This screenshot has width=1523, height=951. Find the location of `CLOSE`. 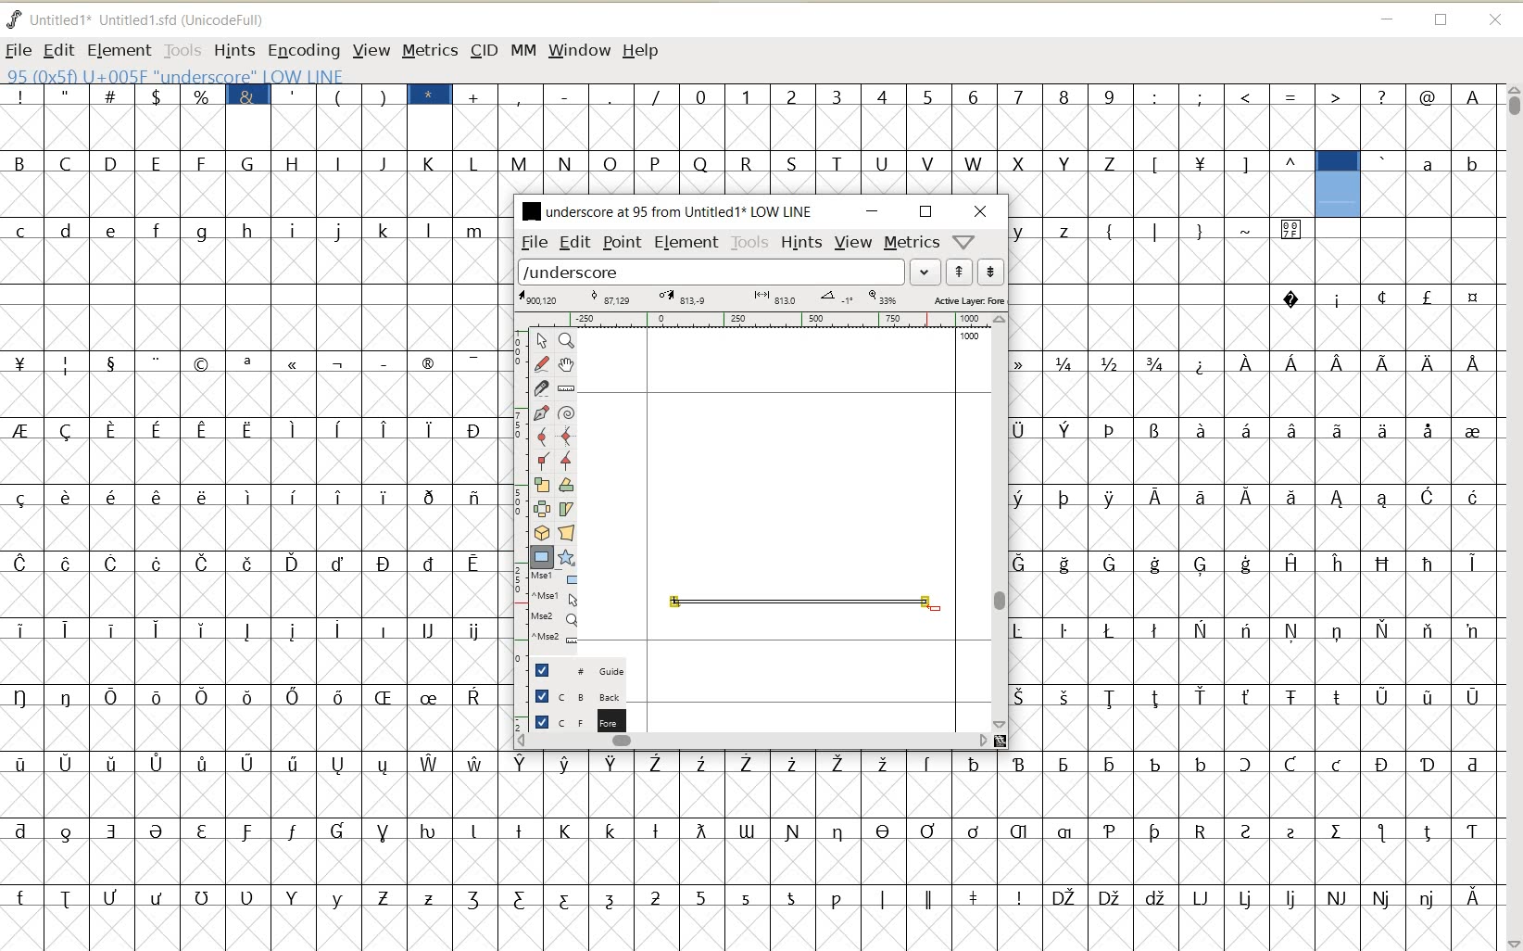

CLOSE is located at coordinates (1497, 21).